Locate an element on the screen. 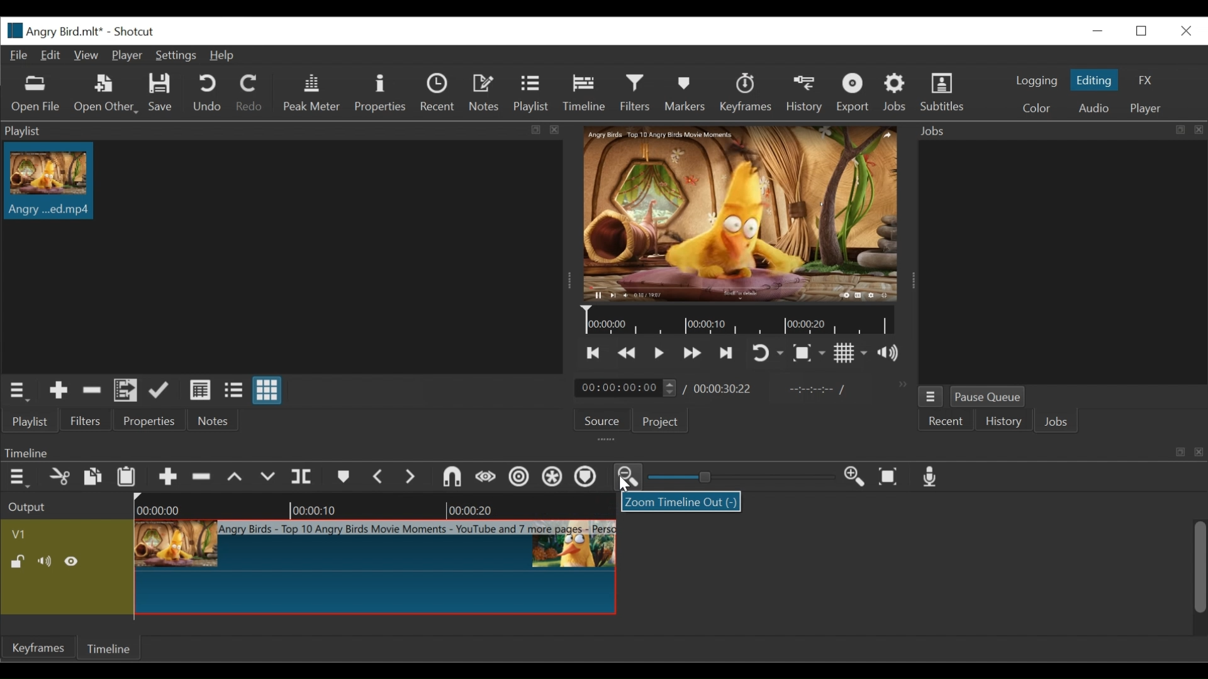  Total Duration is located at coordinates (724, 389).